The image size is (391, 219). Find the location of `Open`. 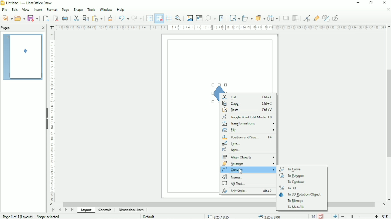

Open is located at coordinates (20, 18).